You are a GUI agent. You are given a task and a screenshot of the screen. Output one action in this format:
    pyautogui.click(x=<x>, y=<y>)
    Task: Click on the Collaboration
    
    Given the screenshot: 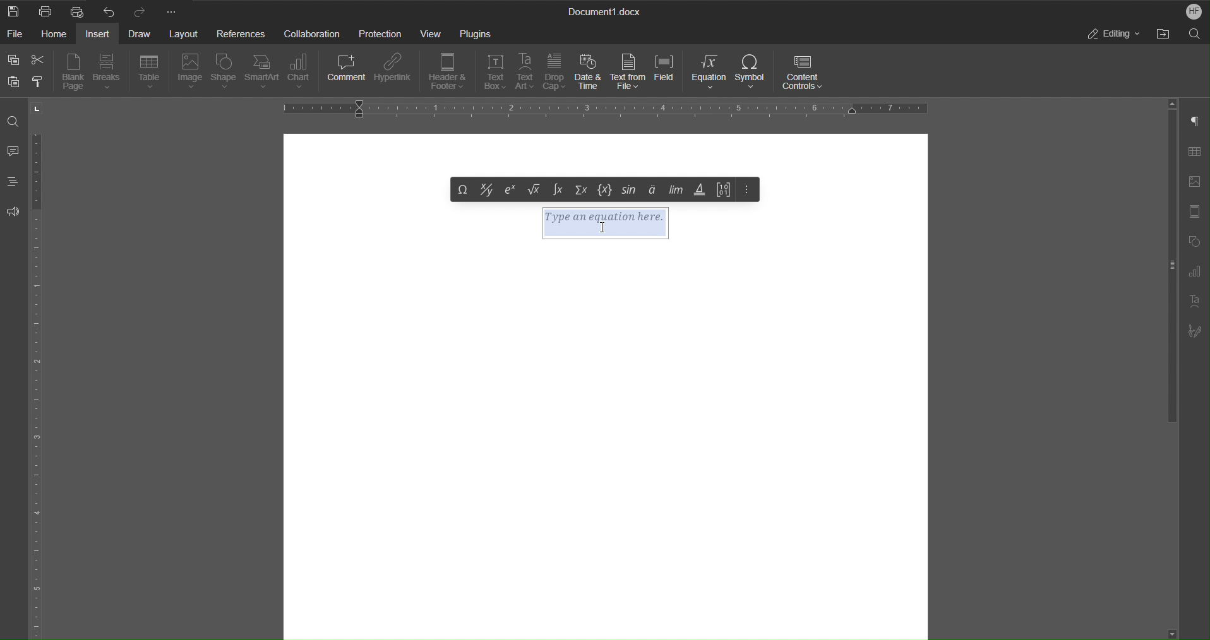 What is the action you would take?
    pyautogui.click(x=314, y=33)
    